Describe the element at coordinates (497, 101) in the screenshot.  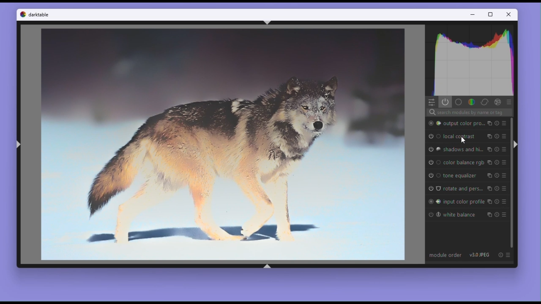
I see `Effect` at that location.